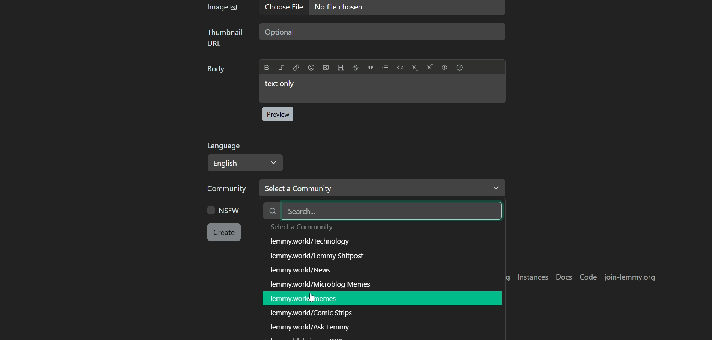 The width and height of the screenshot is (712, 340). Describe the element at coordinates (302, 228) in the screenshot. I see `select` at that location.